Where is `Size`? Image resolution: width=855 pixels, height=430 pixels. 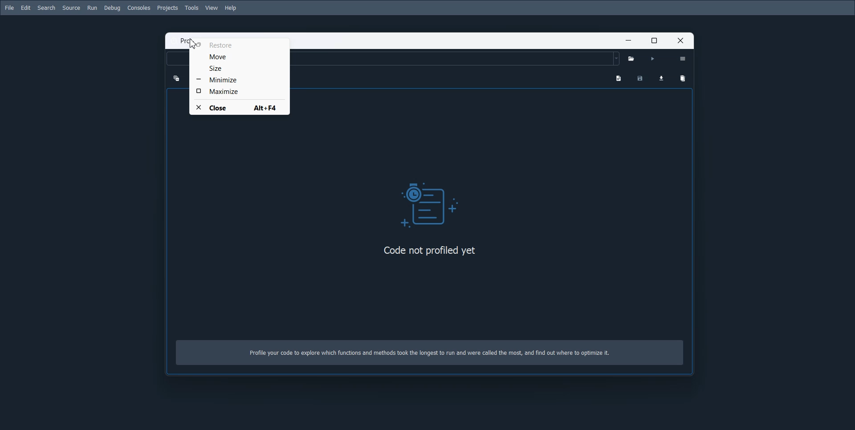 Size is located at coordinates (237, 69).